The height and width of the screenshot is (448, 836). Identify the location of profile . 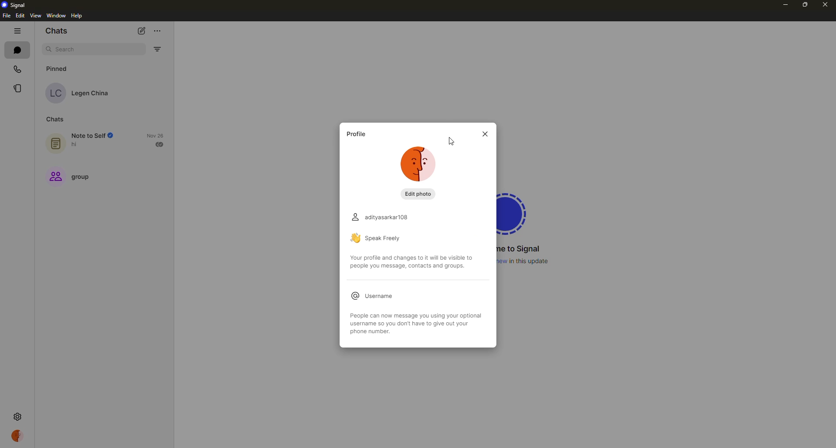
(356, 134).